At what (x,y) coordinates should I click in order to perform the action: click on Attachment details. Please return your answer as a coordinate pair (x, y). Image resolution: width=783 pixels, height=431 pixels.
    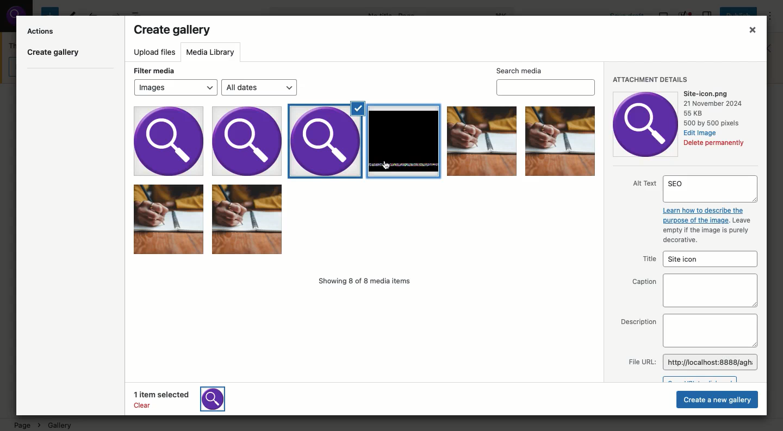
    Looking at the image, I should click on (646, 123).